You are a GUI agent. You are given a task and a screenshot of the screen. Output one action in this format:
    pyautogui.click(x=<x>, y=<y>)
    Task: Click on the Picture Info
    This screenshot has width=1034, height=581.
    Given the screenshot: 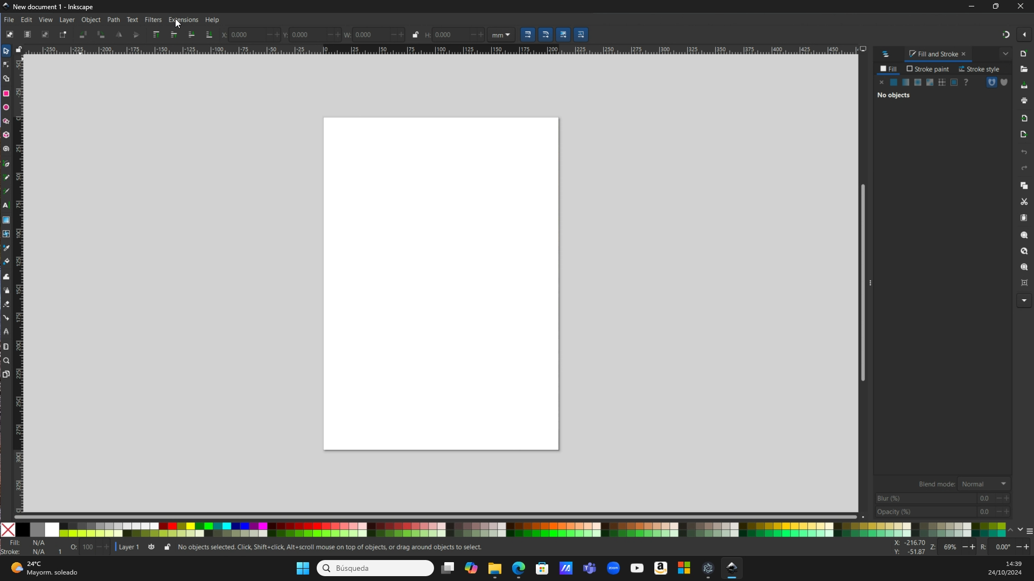 What is the action you would take?
    pyautogui.click(x=960, y=547)
    